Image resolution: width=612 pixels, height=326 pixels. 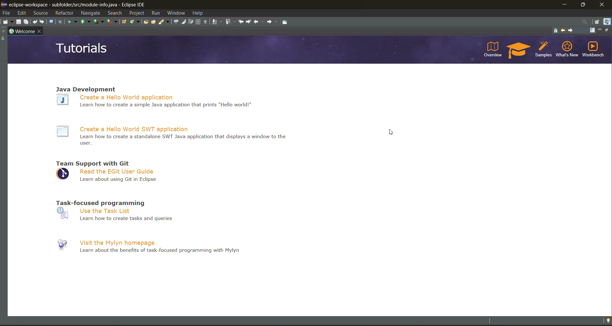 I want to click on open a terminal, so click(x=52, y=21).